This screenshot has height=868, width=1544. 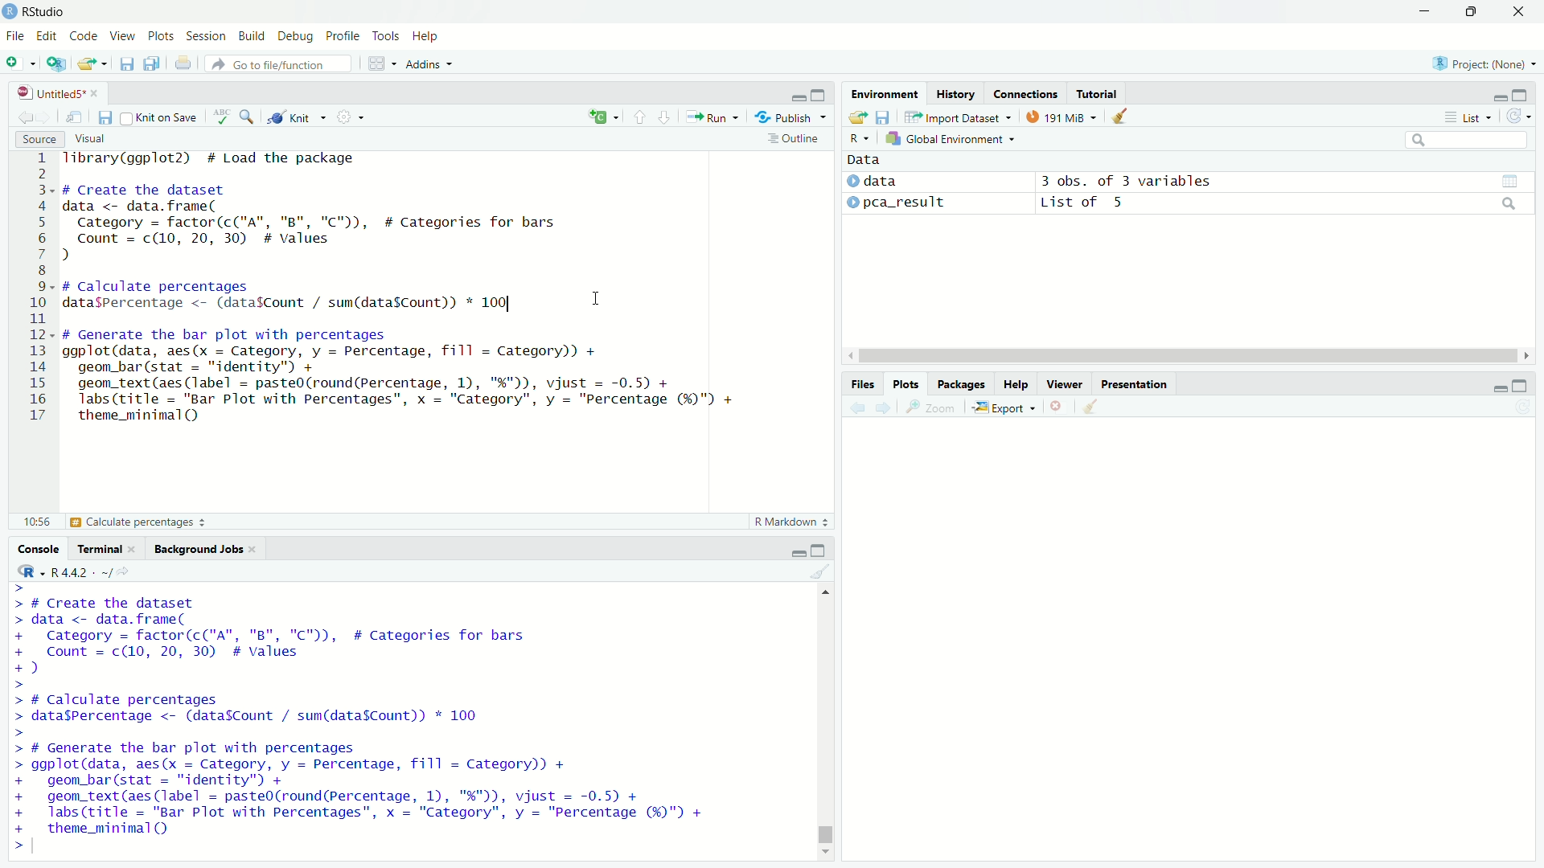 I want to click on file name: untitled5, so click(x=59, y=93).